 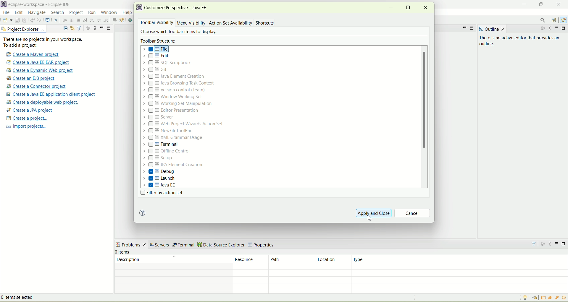 What do you see at coordinates (37, 13) in the screenshot?
I see `navigate` at bounding box center [37, 13].